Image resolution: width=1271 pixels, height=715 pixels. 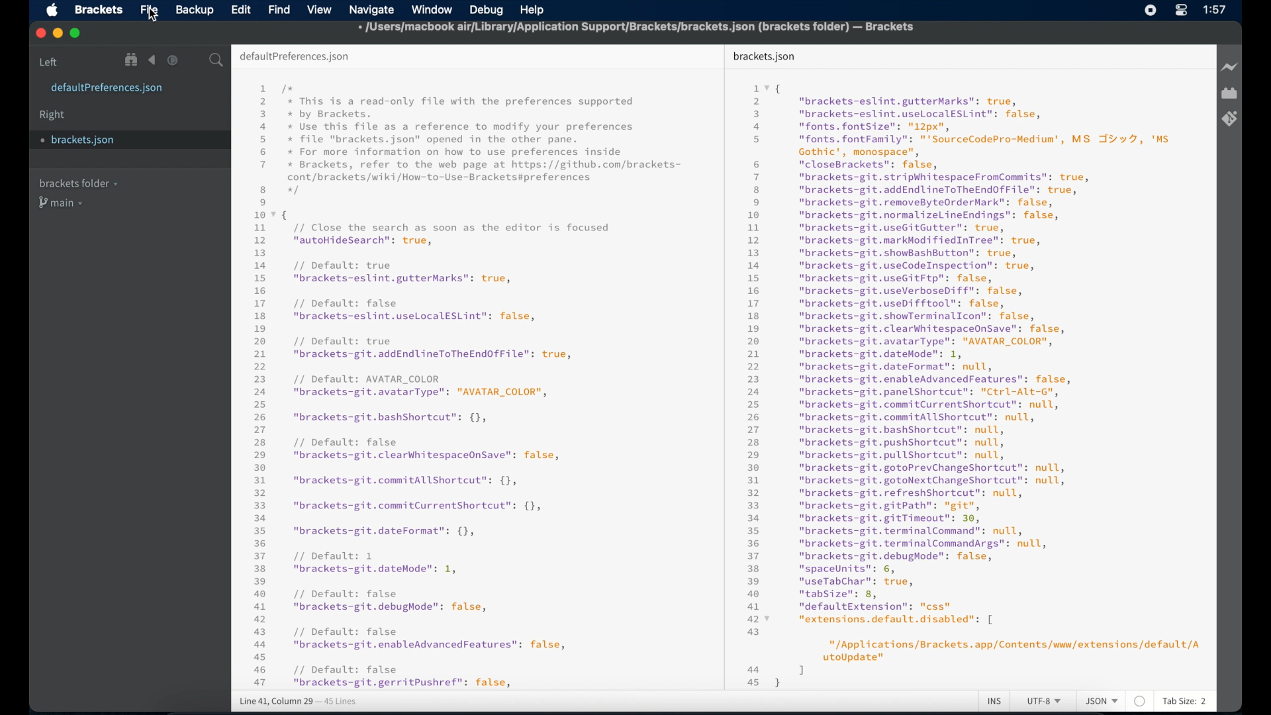 What do you see at coordinates (52, 11) in the screenshot?
I see `apple icon` at bounding box center [52, 11].